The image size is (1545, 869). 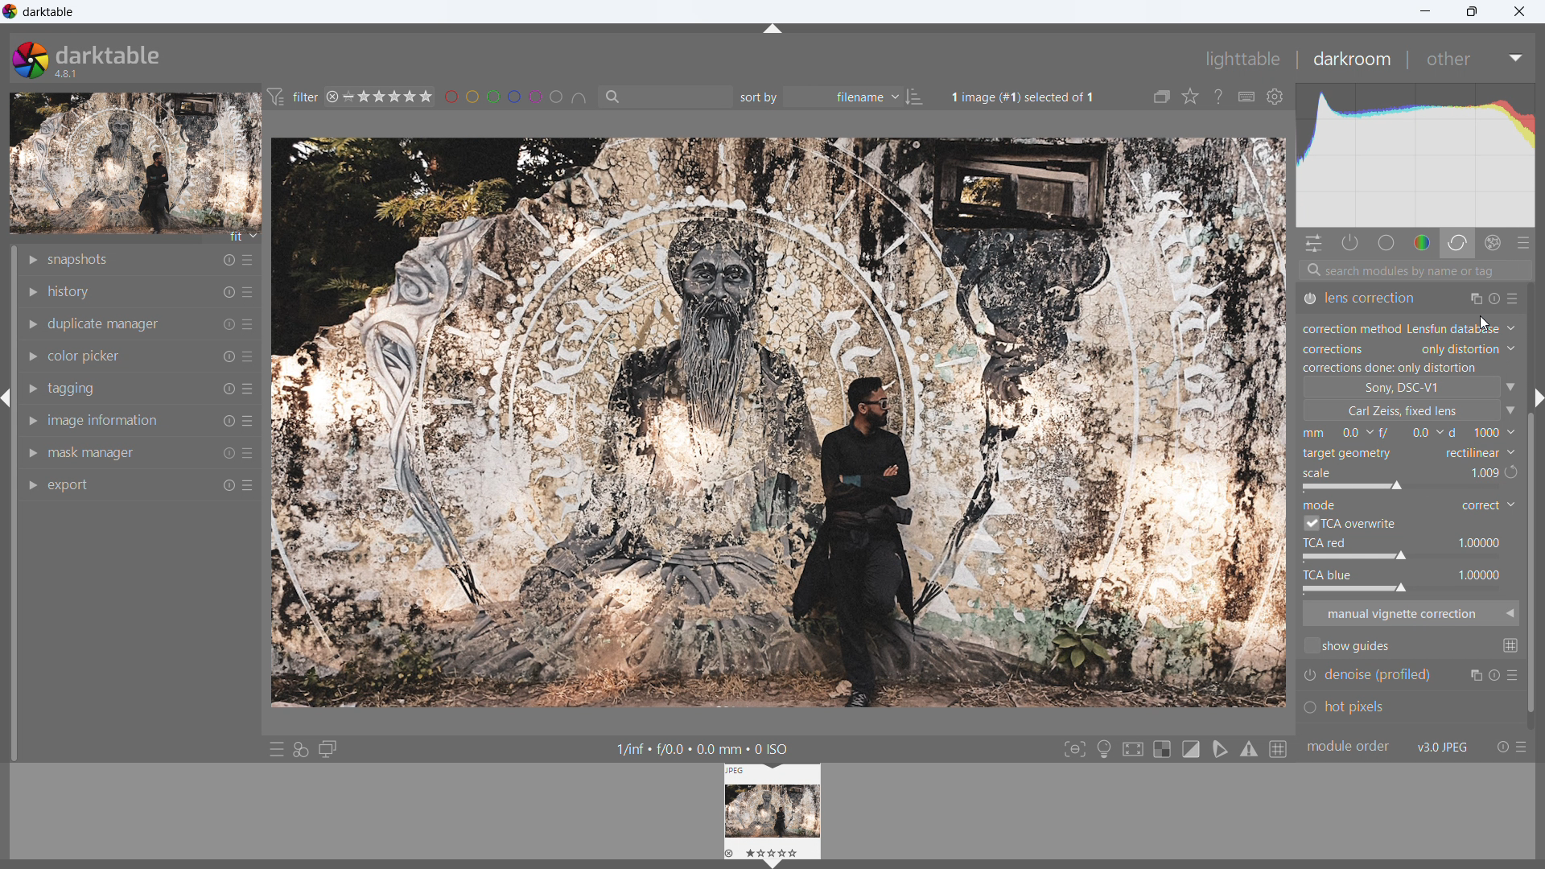 What do you see at coordinates (10, 11) in the screenshot?
I see `logo` at bounding box center [10, 11].